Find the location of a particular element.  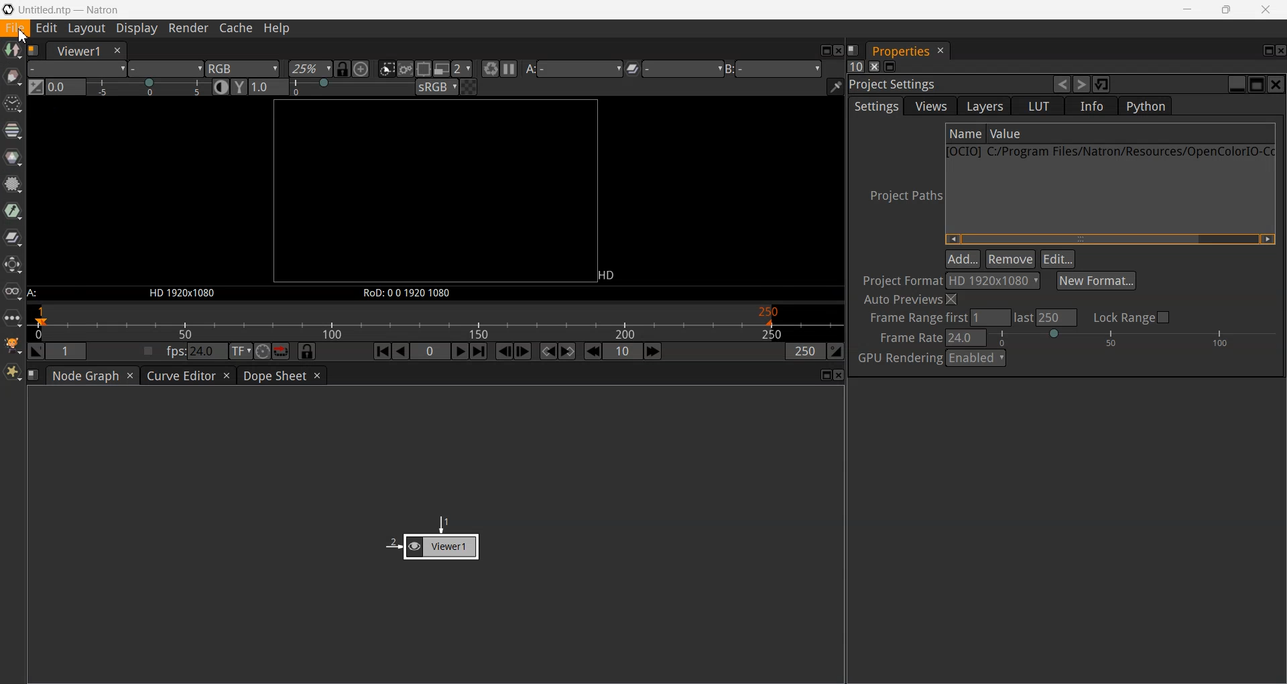

LUT is located at coordinates (1038, 106).